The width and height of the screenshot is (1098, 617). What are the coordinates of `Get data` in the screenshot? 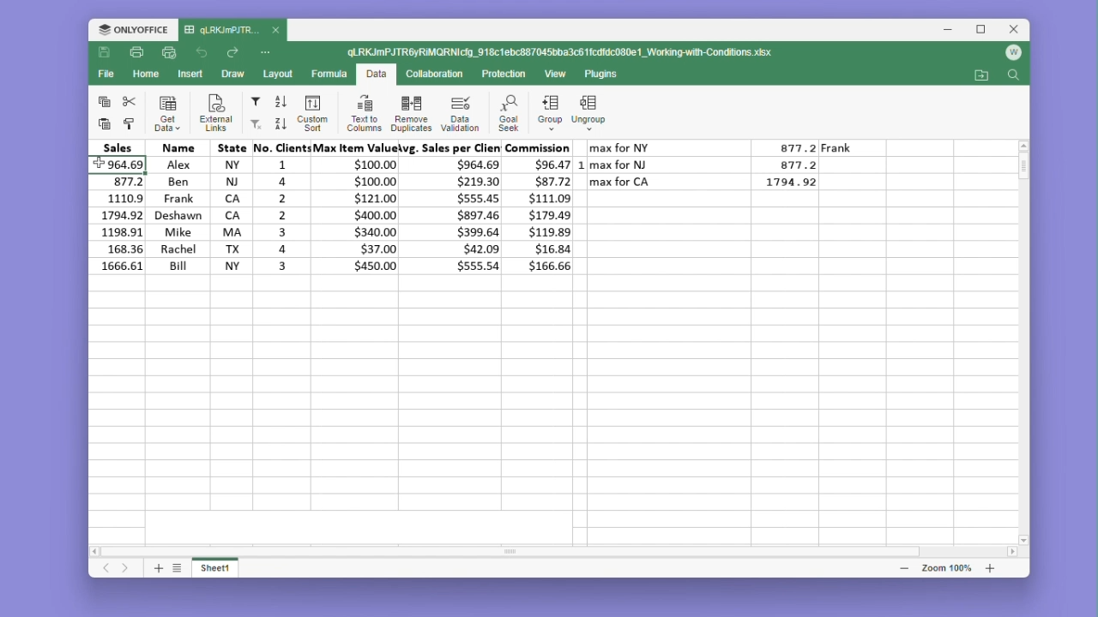 It's located at (168, 113).